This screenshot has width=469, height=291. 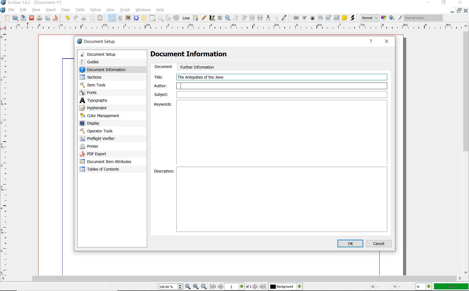 What do you see at coordinates (107, 54) in the screenshot?
I see `document setup` at bounding box center [107, 54].